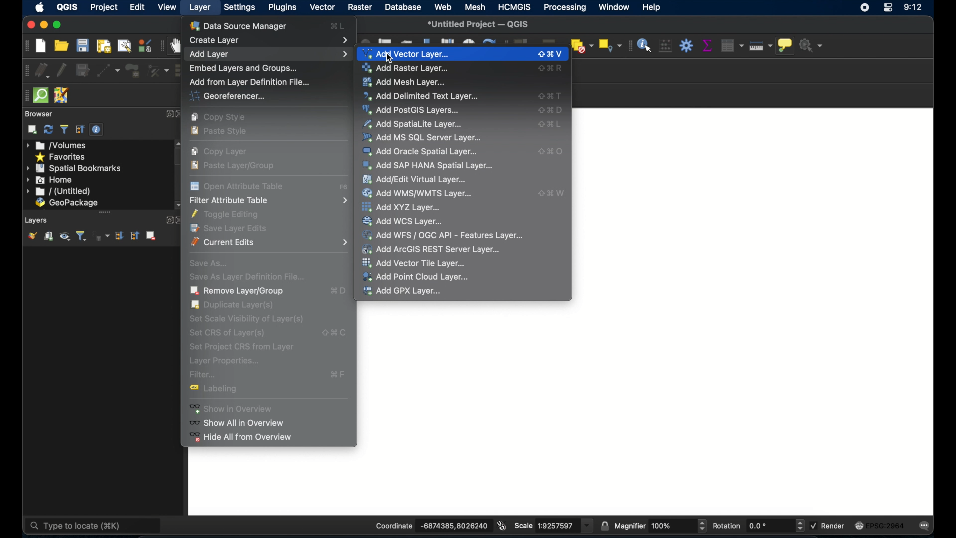 This screenshot has height=538, width=956. What do you see at coordinates (80, 130) in the screenshot?
I see `collapse all` at bounding box center [80, 130].